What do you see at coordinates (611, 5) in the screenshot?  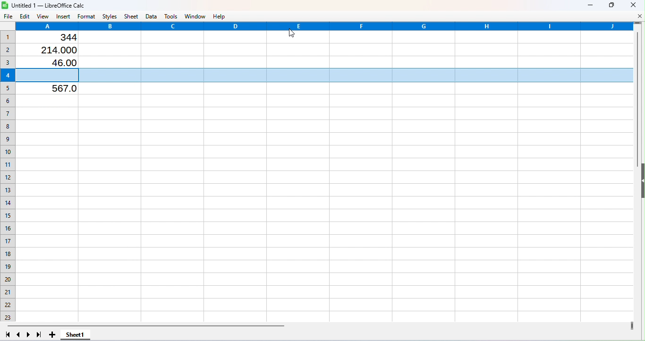 I see `Maximize` at bounding box center [611, 5].